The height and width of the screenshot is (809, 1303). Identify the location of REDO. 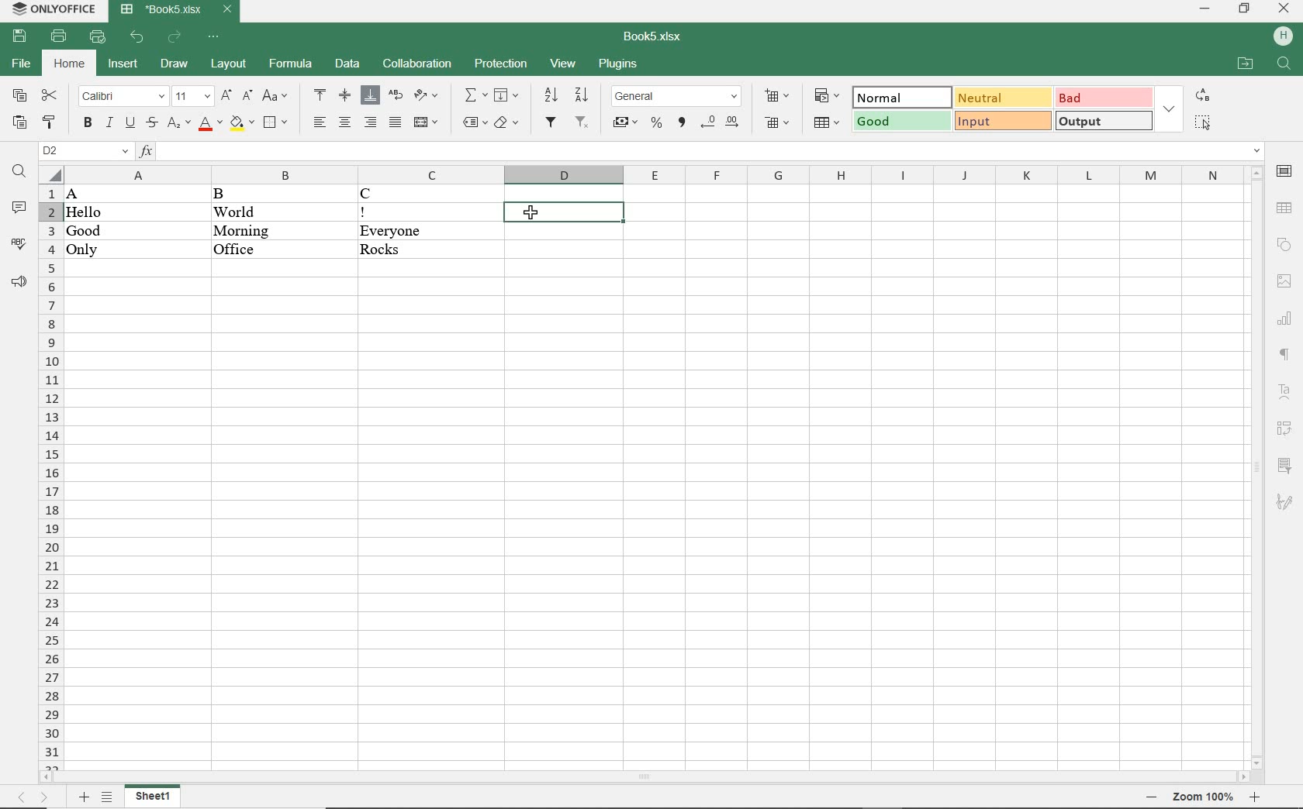
(175, 37).